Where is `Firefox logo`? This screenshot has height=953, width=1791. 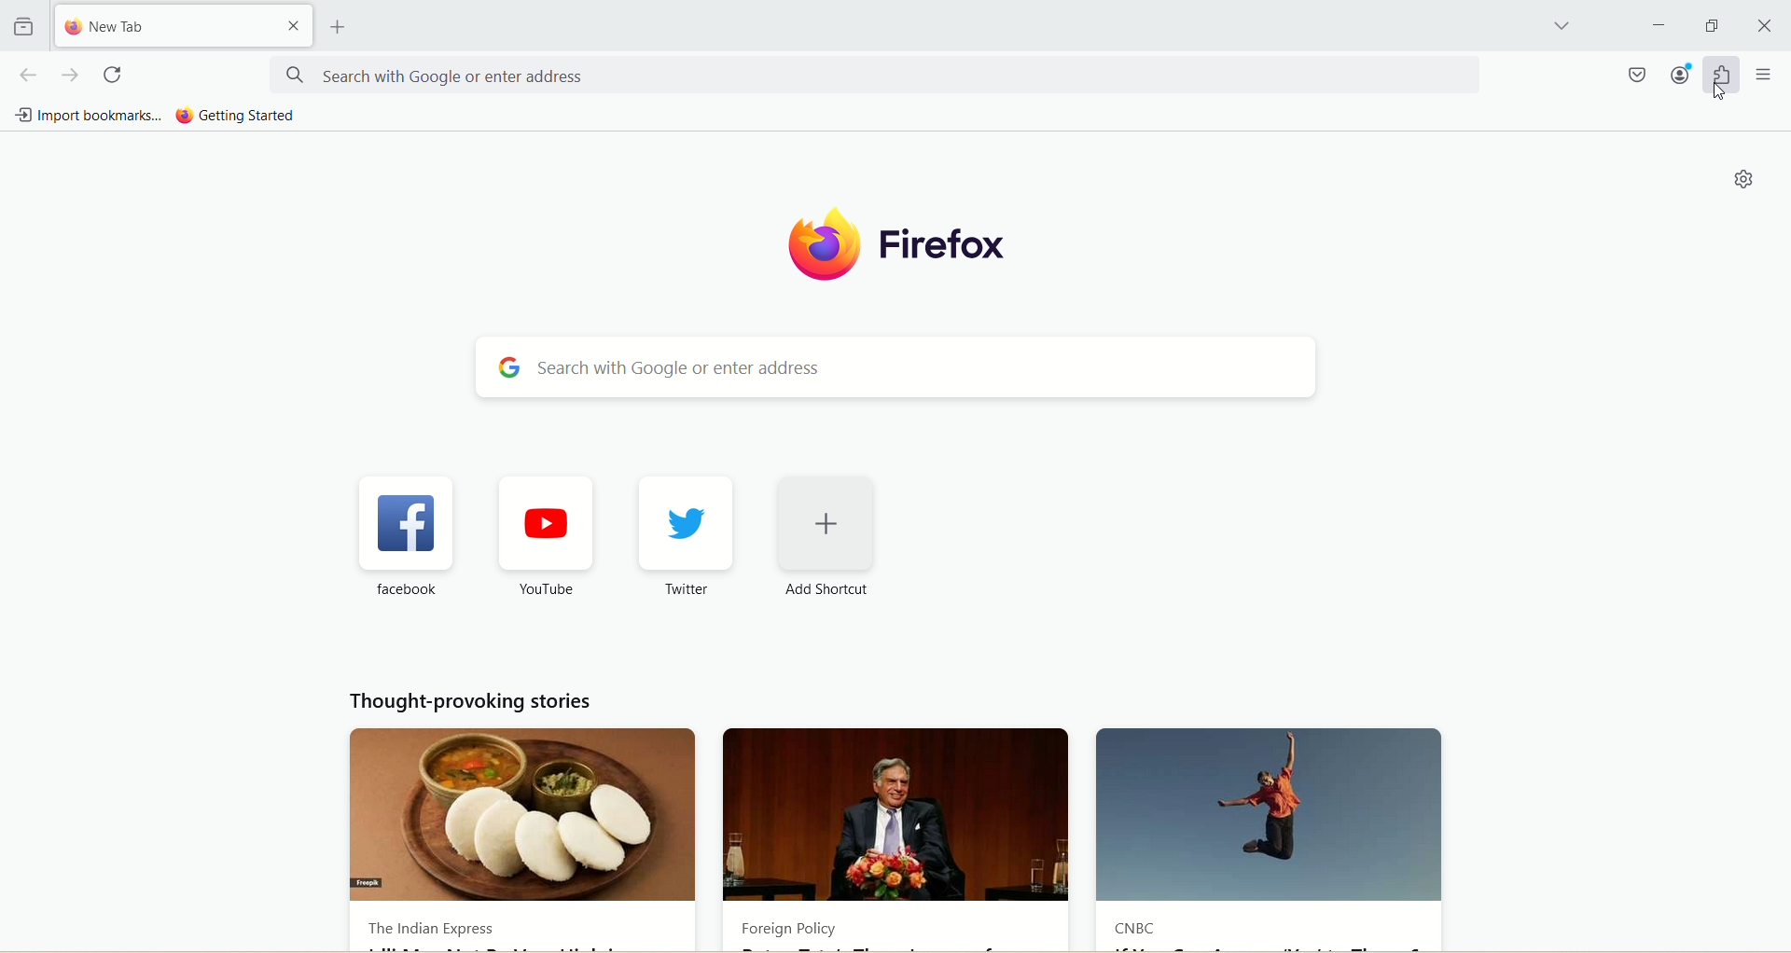
Firefox logo is located at coordinates (895, 245).